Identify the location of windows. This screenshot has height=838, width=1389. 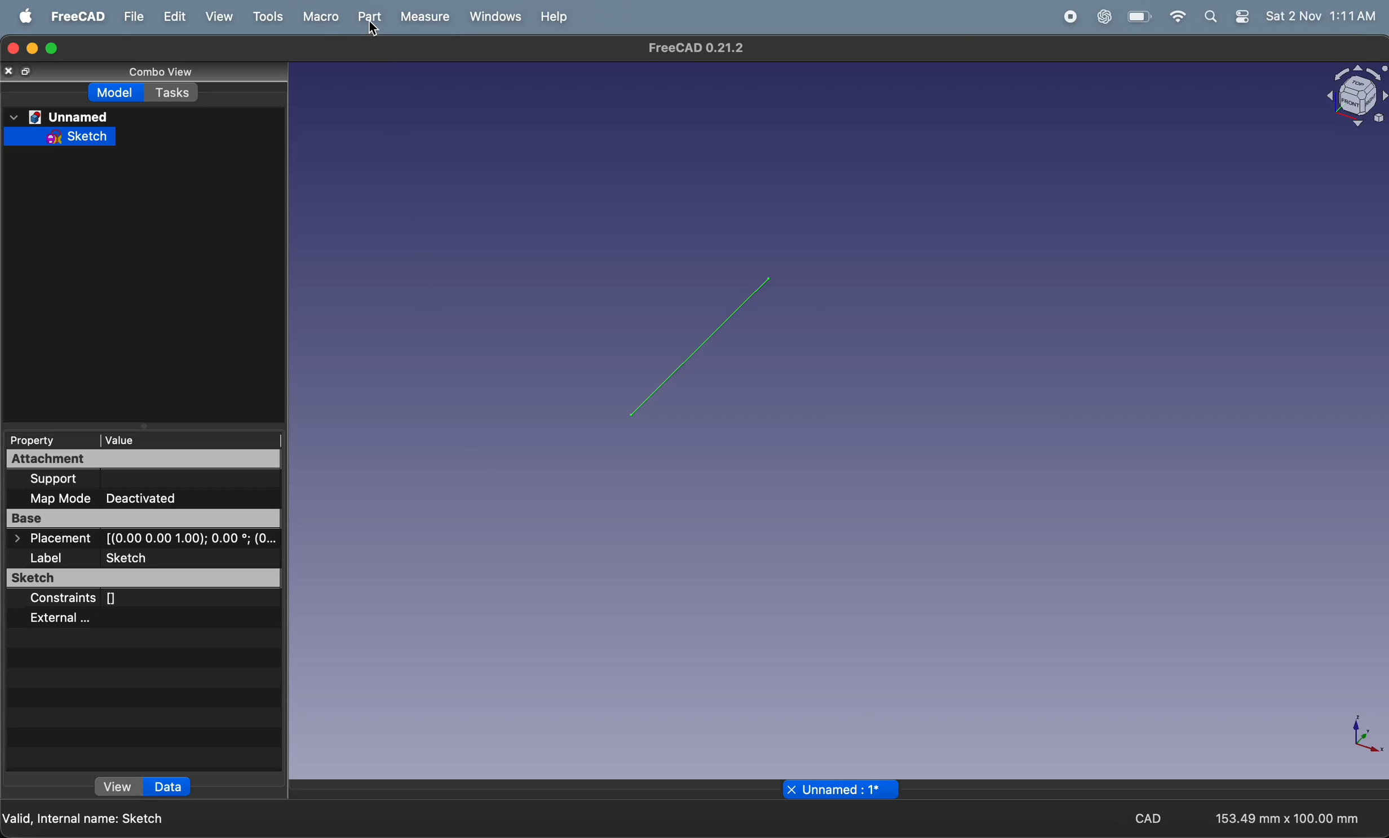
(494, 16).